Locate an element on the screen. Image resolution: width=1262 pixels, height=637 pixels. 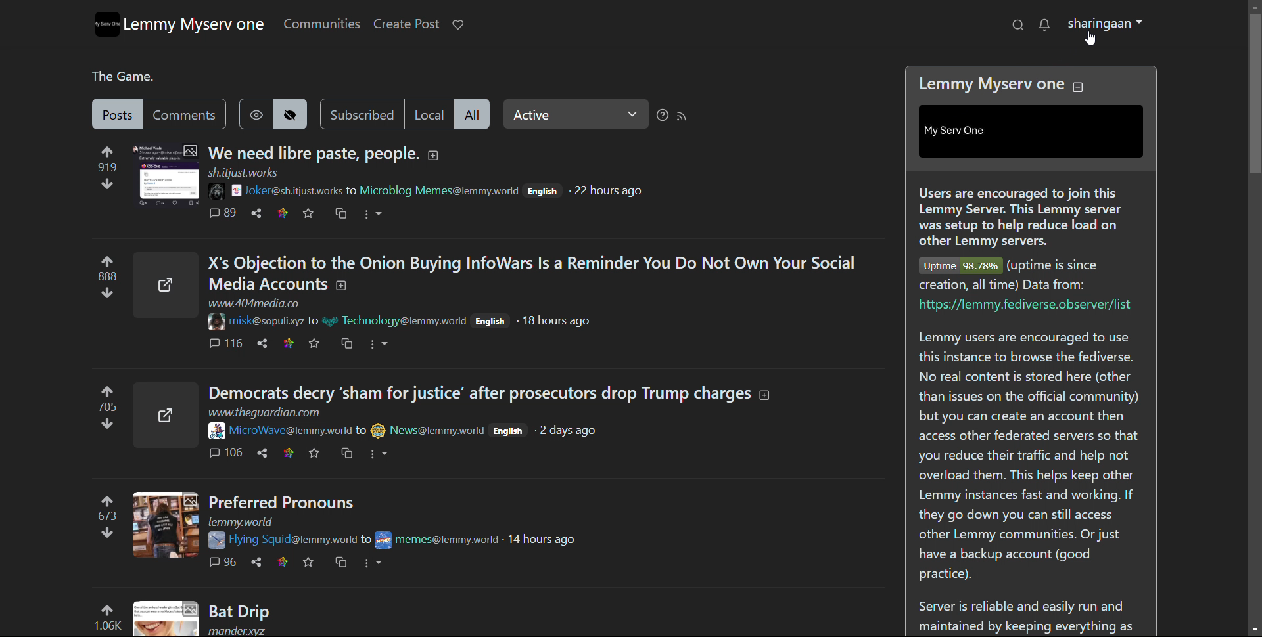
upvotes is located at coordinates (105, 500).